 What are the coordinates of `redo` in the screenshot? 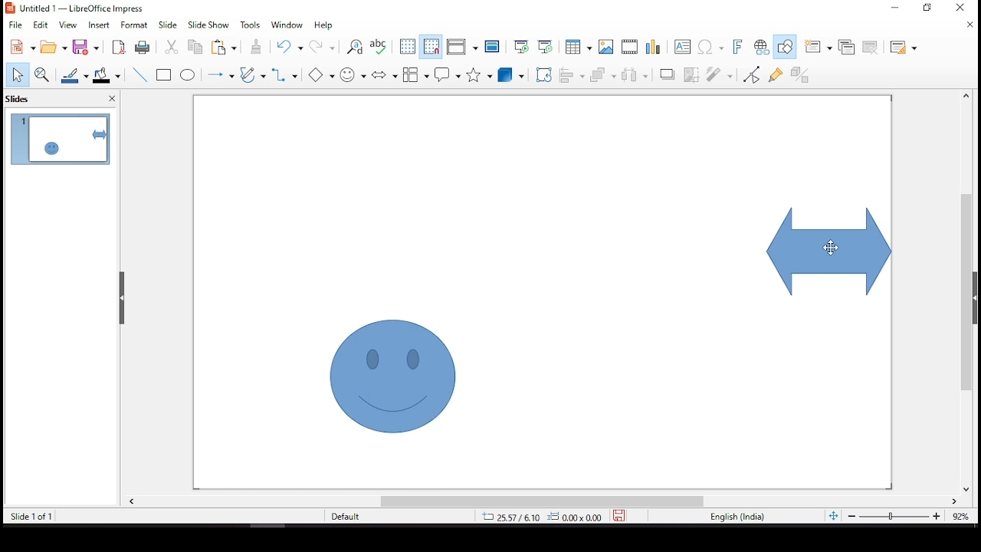 It's located at (323, 50).